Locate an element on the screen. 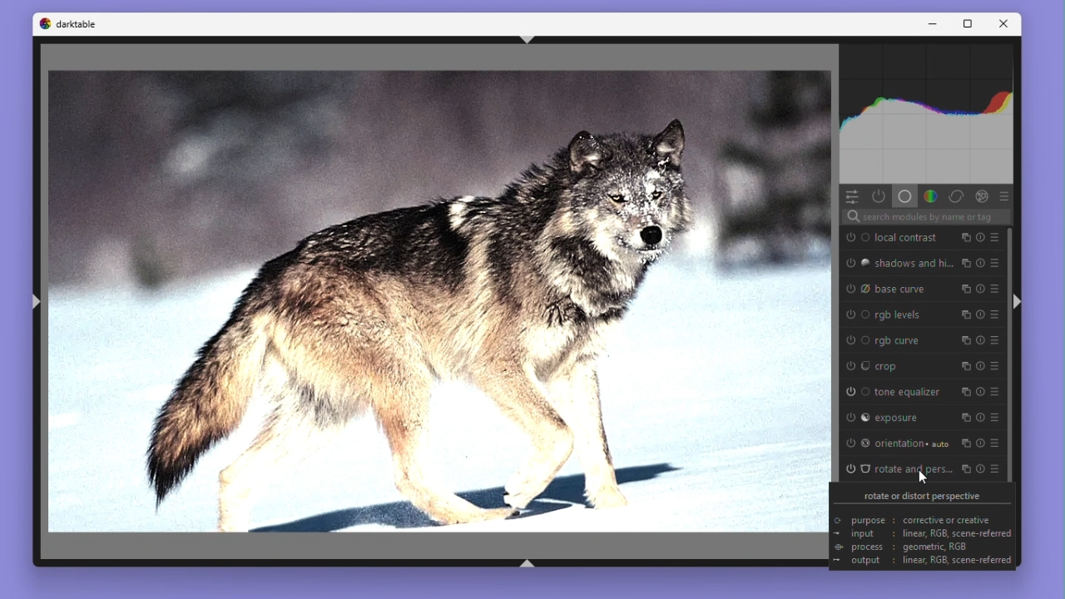 The width and height of the screenshot is (1065, 599). Crop  is located at coordinates (922, 364).